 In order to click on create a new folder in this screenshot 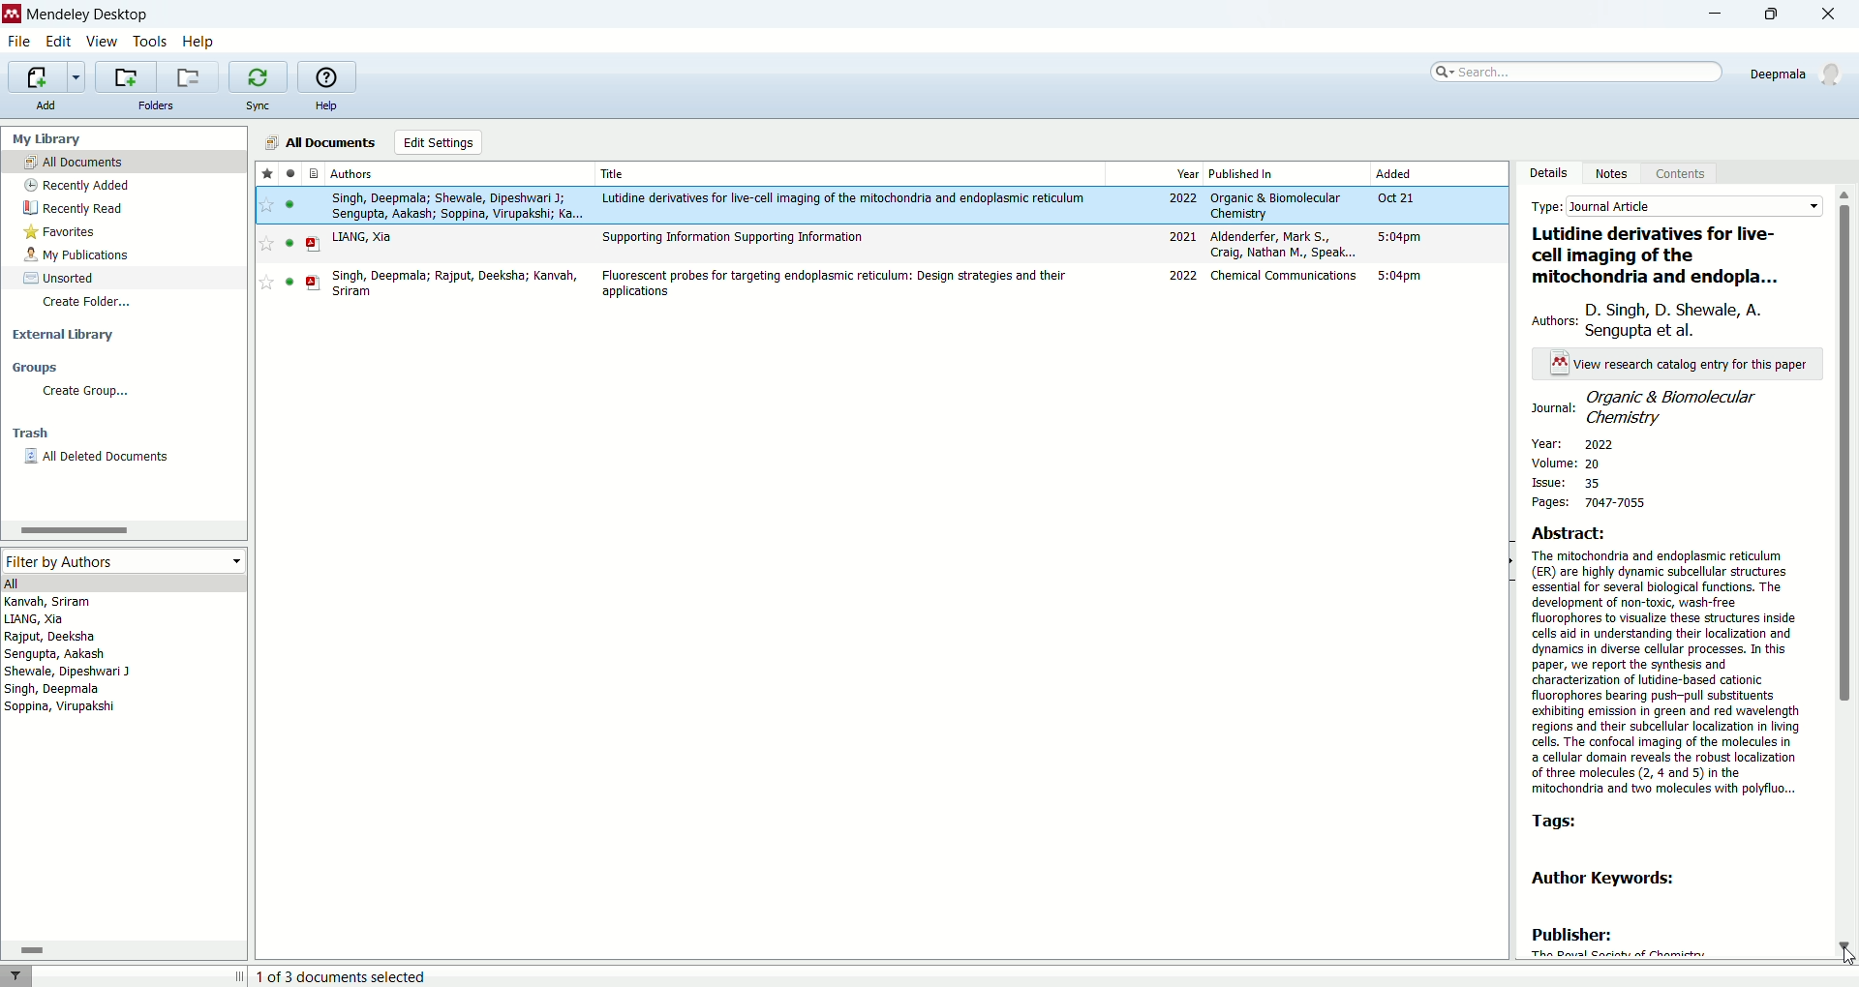, I will do `click(124, 76)`.